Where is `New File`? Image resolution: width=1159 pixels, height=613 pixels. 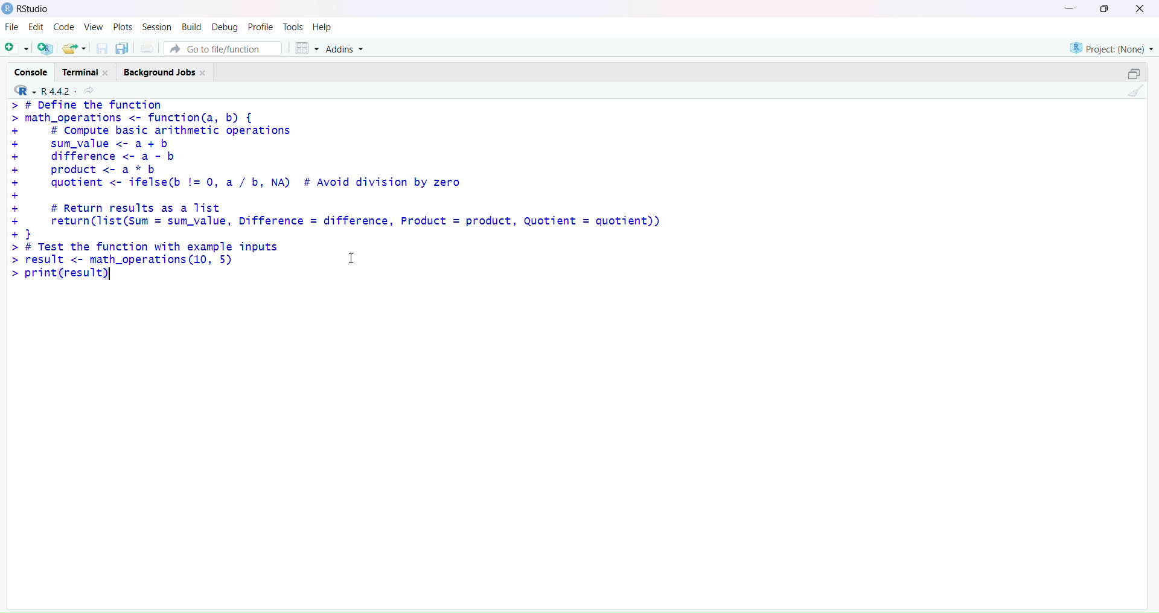
New File is located at coordinates (16, 46).